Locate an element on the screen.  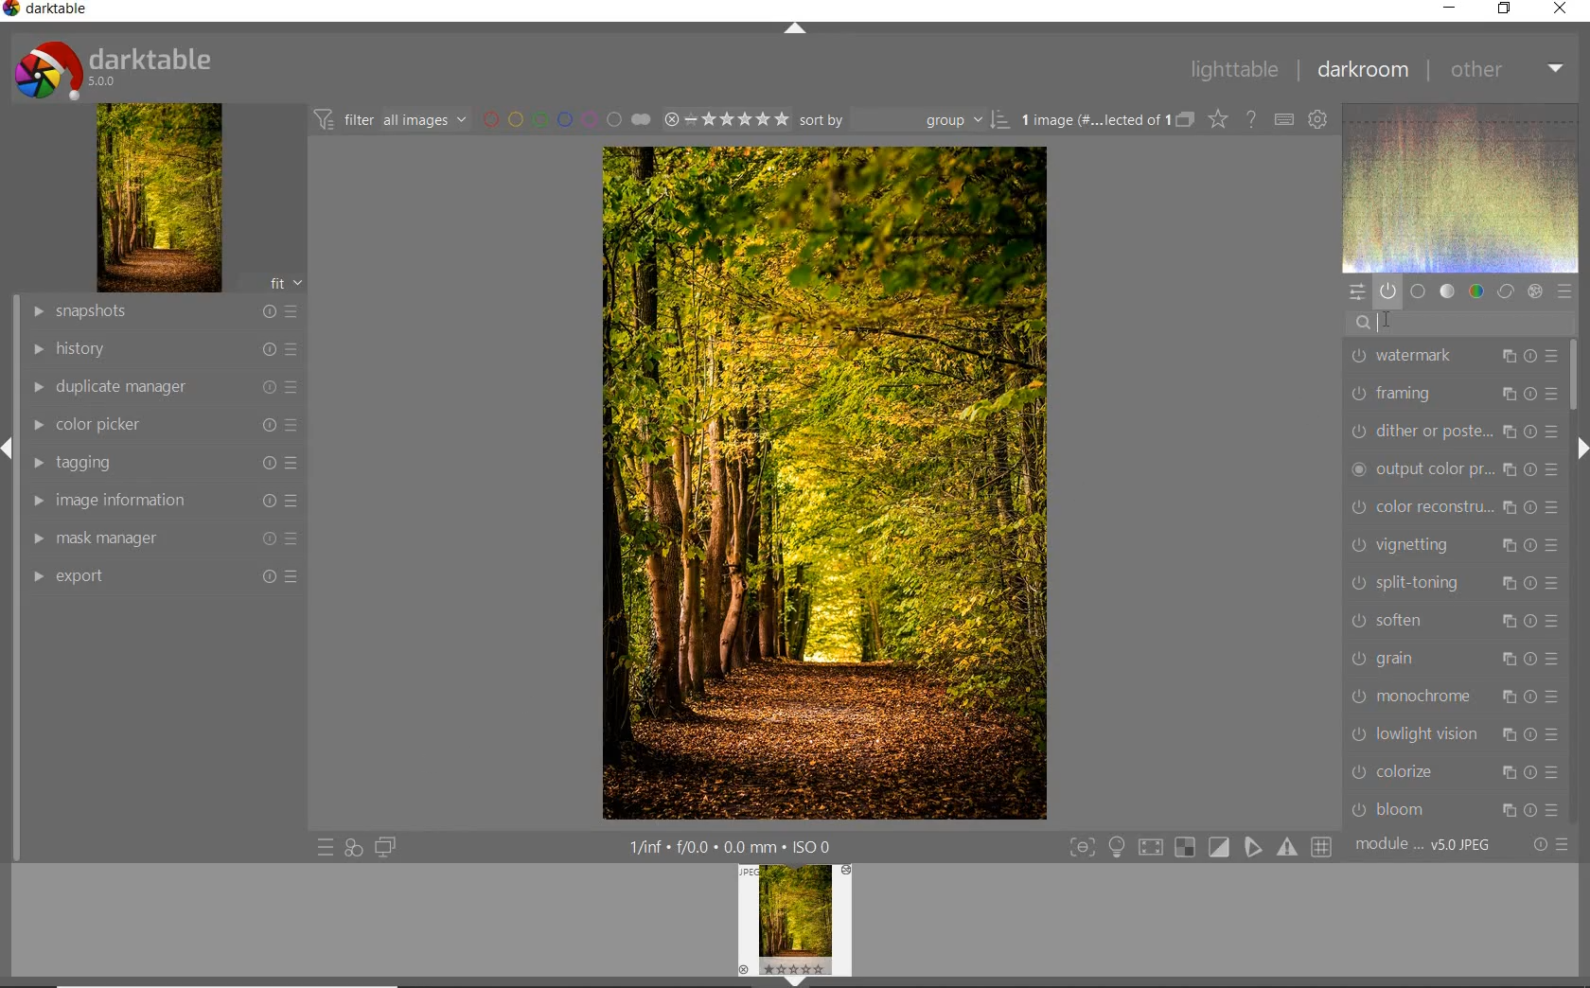
show only active module is located at coordinates (1387, 291).